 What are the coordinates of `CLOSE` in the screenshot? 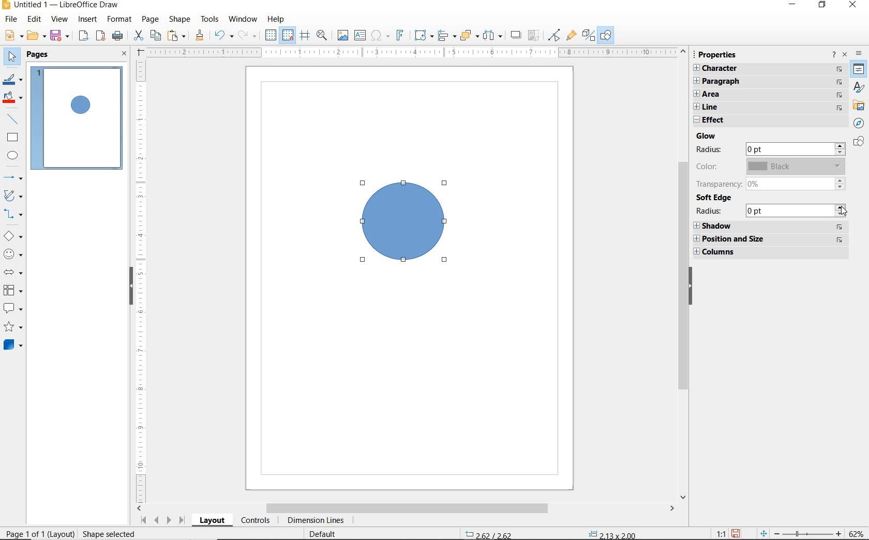 It's located at (124, 54).